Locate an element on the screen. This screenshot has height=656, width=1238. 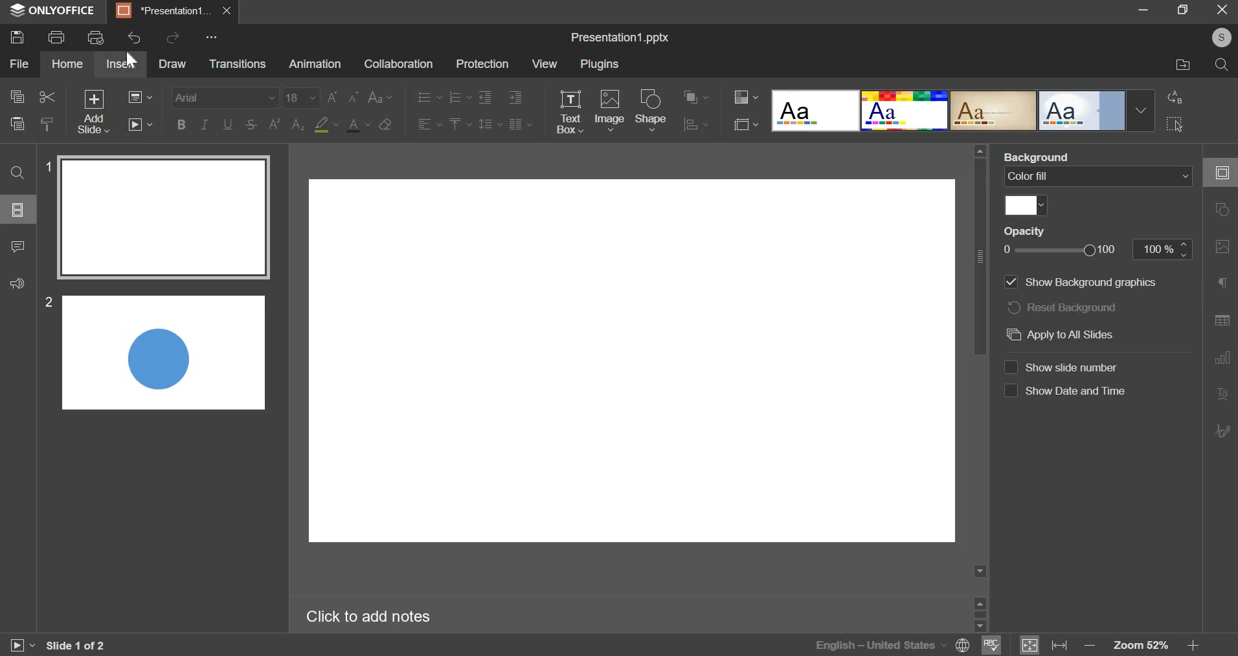
fit to width is located at coordinates (1060, 646).